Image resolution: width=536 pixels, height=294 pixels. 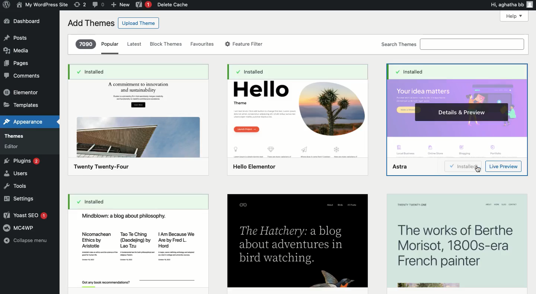 What do you see at coordinates (81, 4) in the screenshot?
I see `Revision` at bounding box center [81, 4].